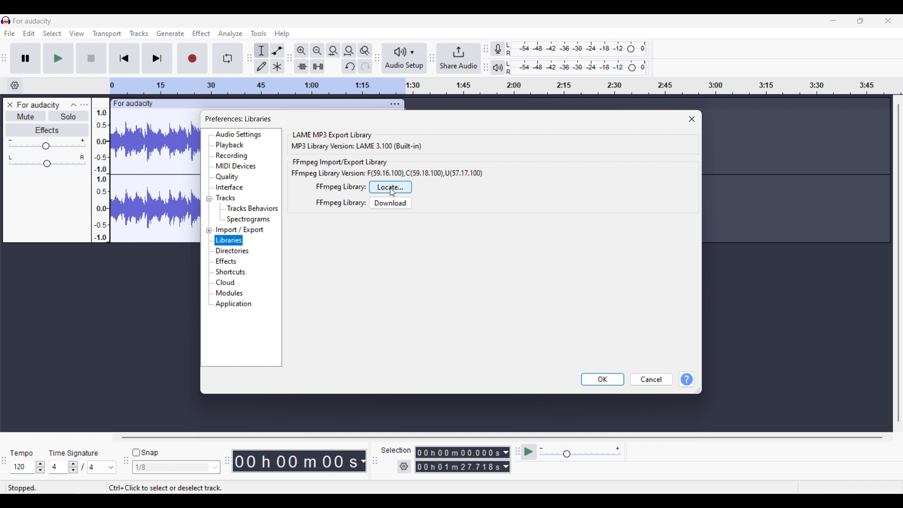 This screenshot has height=508, width=903. What do you see at coordinates (124, 59) in the screenshot?
I see `Skip/Select to start` at bounding box center [124, 59].